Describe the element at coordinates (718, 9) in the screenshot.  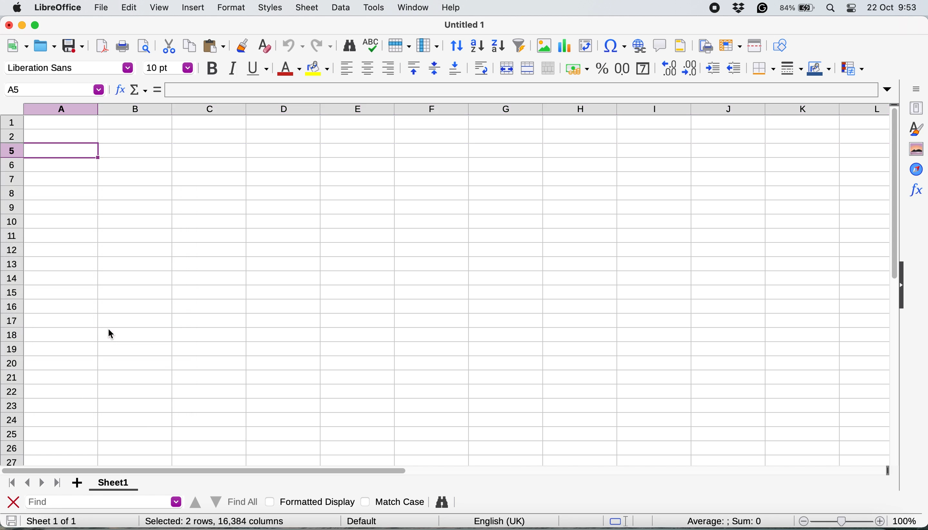
I see `screen recorder` at that location.